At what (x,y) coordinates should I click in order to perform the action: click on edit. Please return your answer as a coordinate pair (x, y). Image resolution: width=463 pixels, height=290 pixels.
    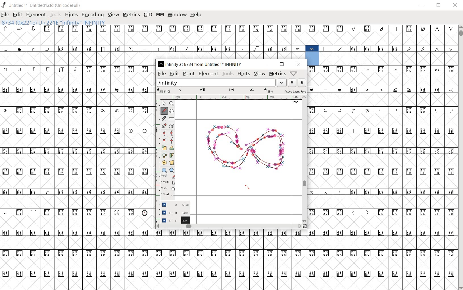
    Looking at the image, I should click on (17, 14).